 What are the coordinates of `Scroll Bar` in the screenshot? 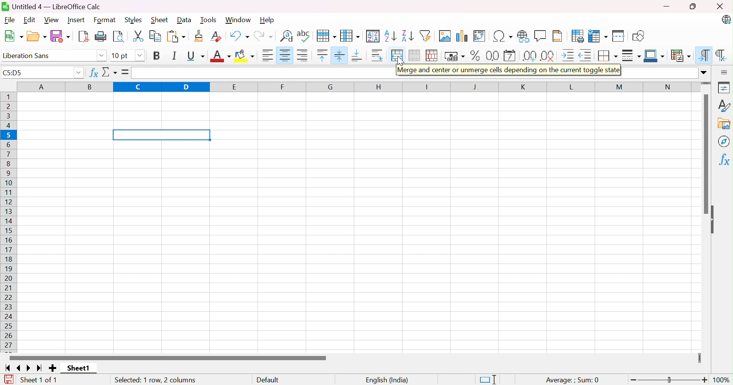 It's located at (168, 357).